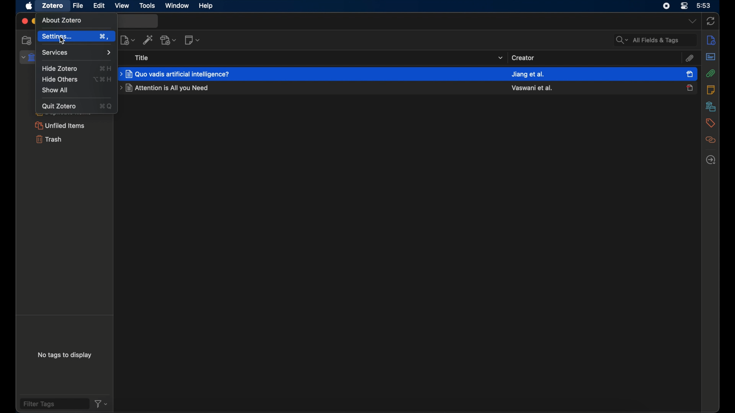 This screenshot has height=413, width=735. What do you see at coordinates (60, 68) in the screenshot?
I see `hide zotero` at bounding box center [60, 68].